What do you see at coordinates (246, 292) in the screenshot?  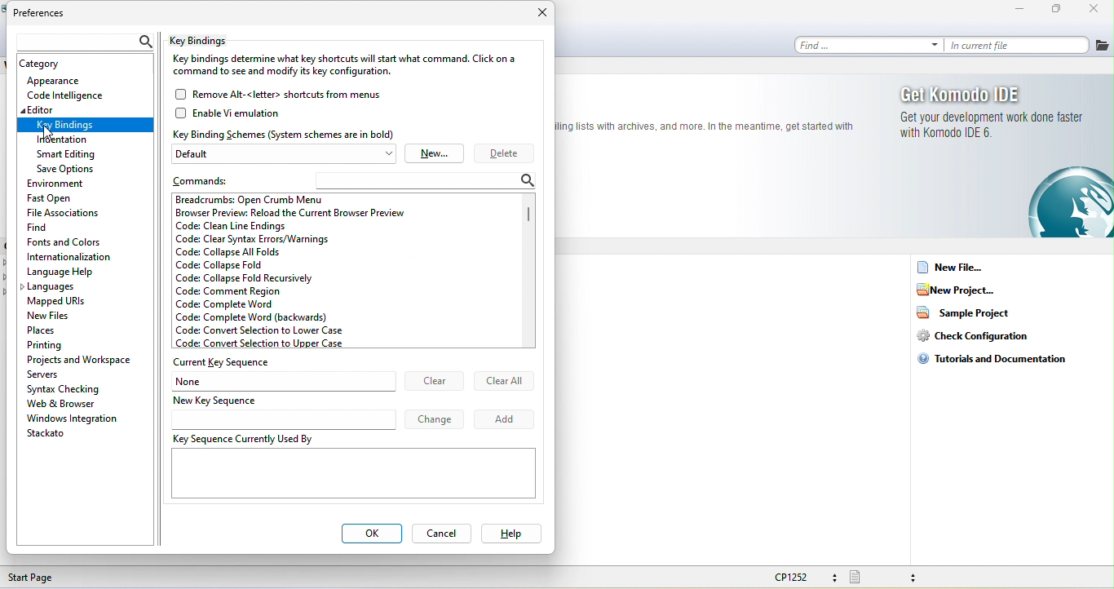 I see `code comment region` at bounding box center [246, 292].